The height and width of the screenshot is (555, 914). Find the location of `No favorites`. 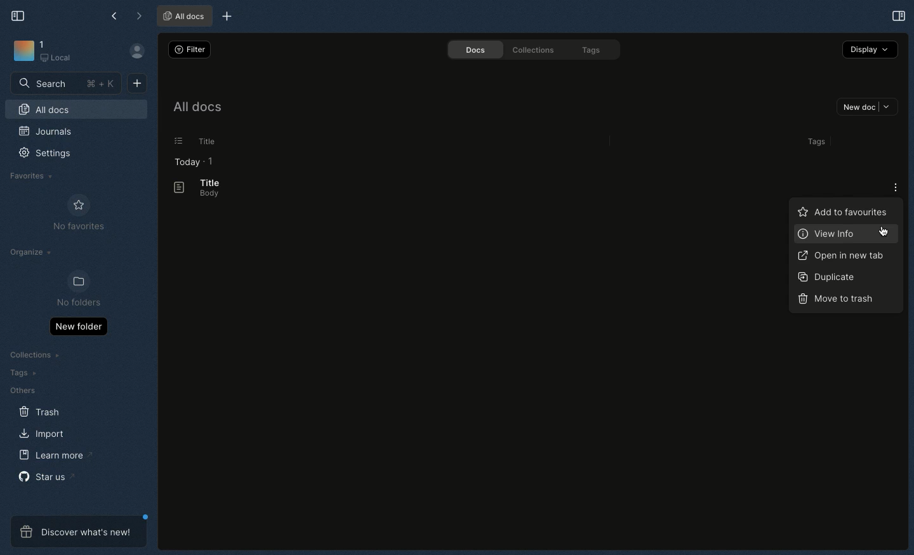

No favorites is located at coordinates (79, 213).